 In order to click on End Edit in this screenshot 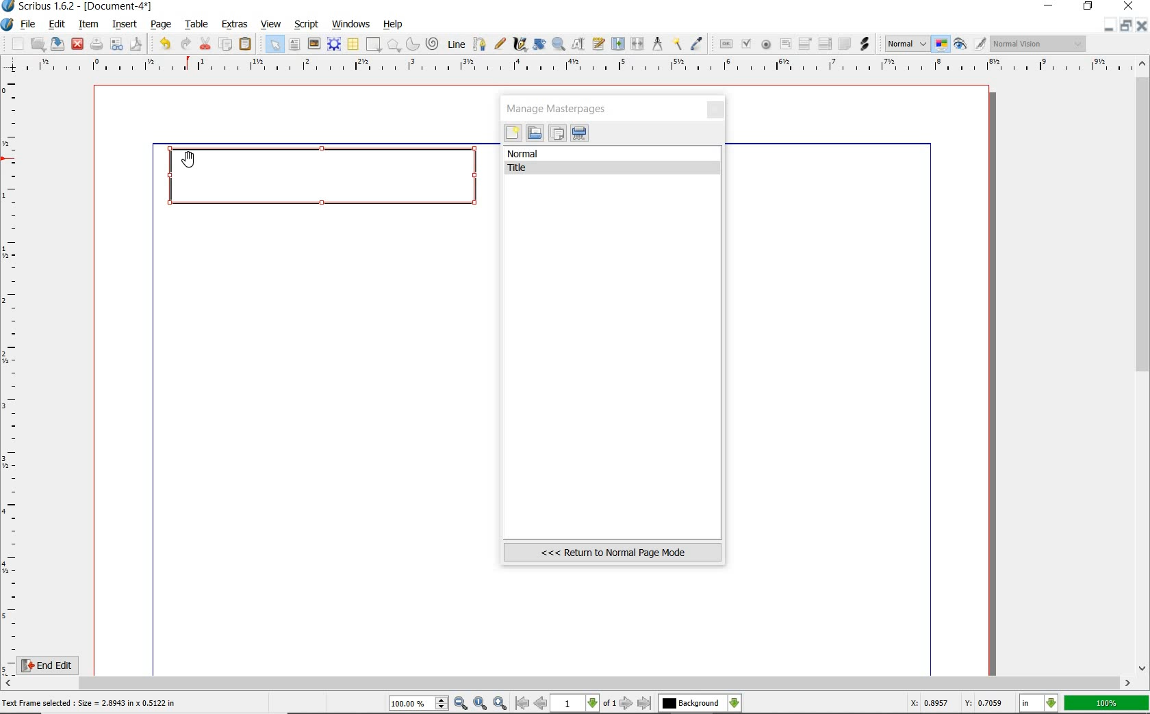, I will do `click(58, 665)`.